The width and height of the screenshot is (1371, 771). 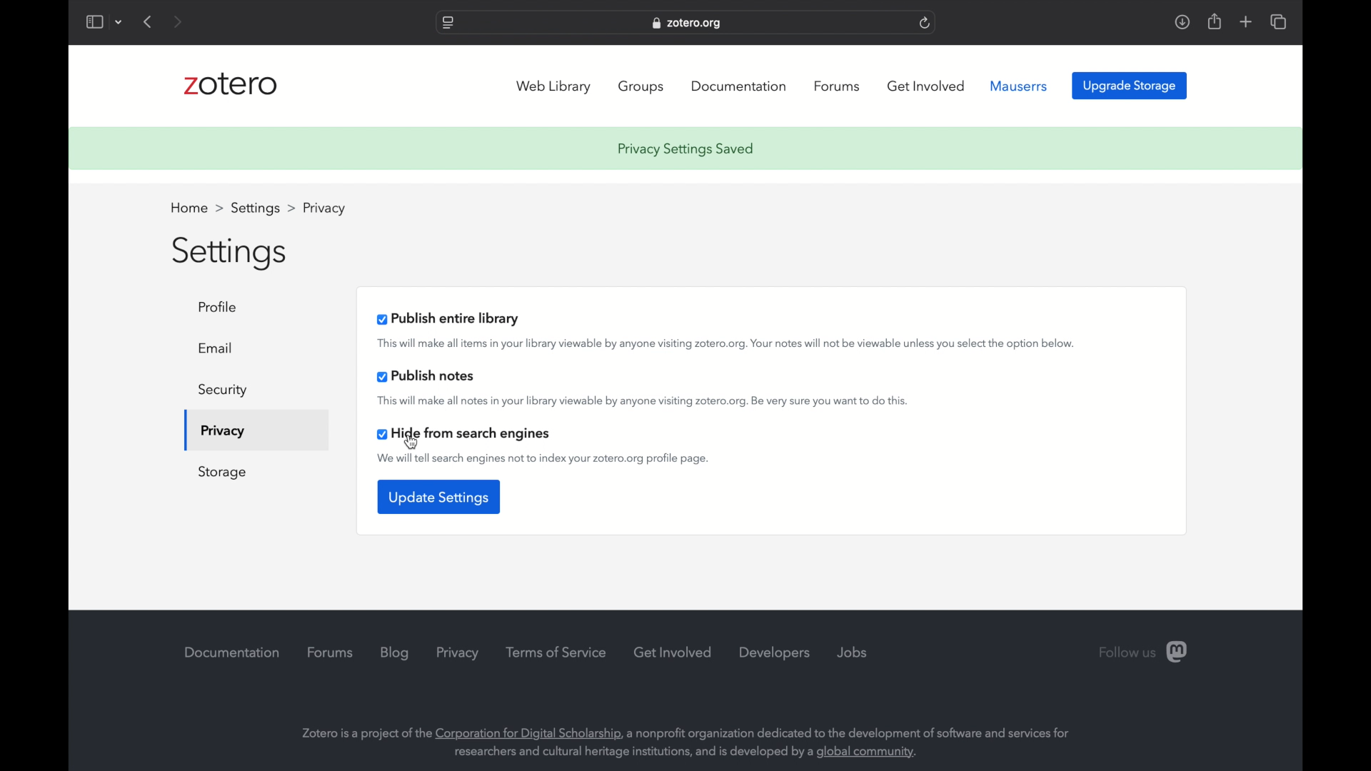 I want to click on we will tell search engines not to index your zotero.org profile page, so click(x=543, y=458).